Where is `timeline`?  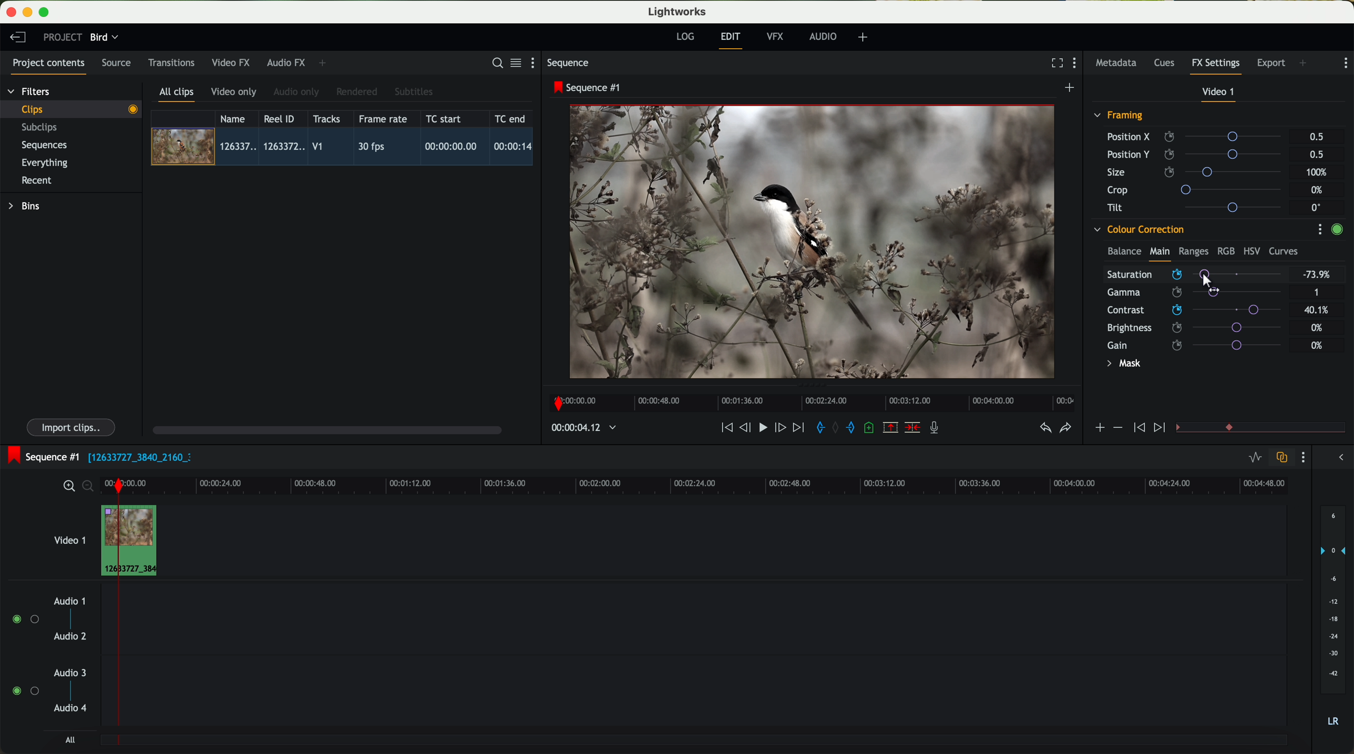 timeline is located at coordinates (809, 400).